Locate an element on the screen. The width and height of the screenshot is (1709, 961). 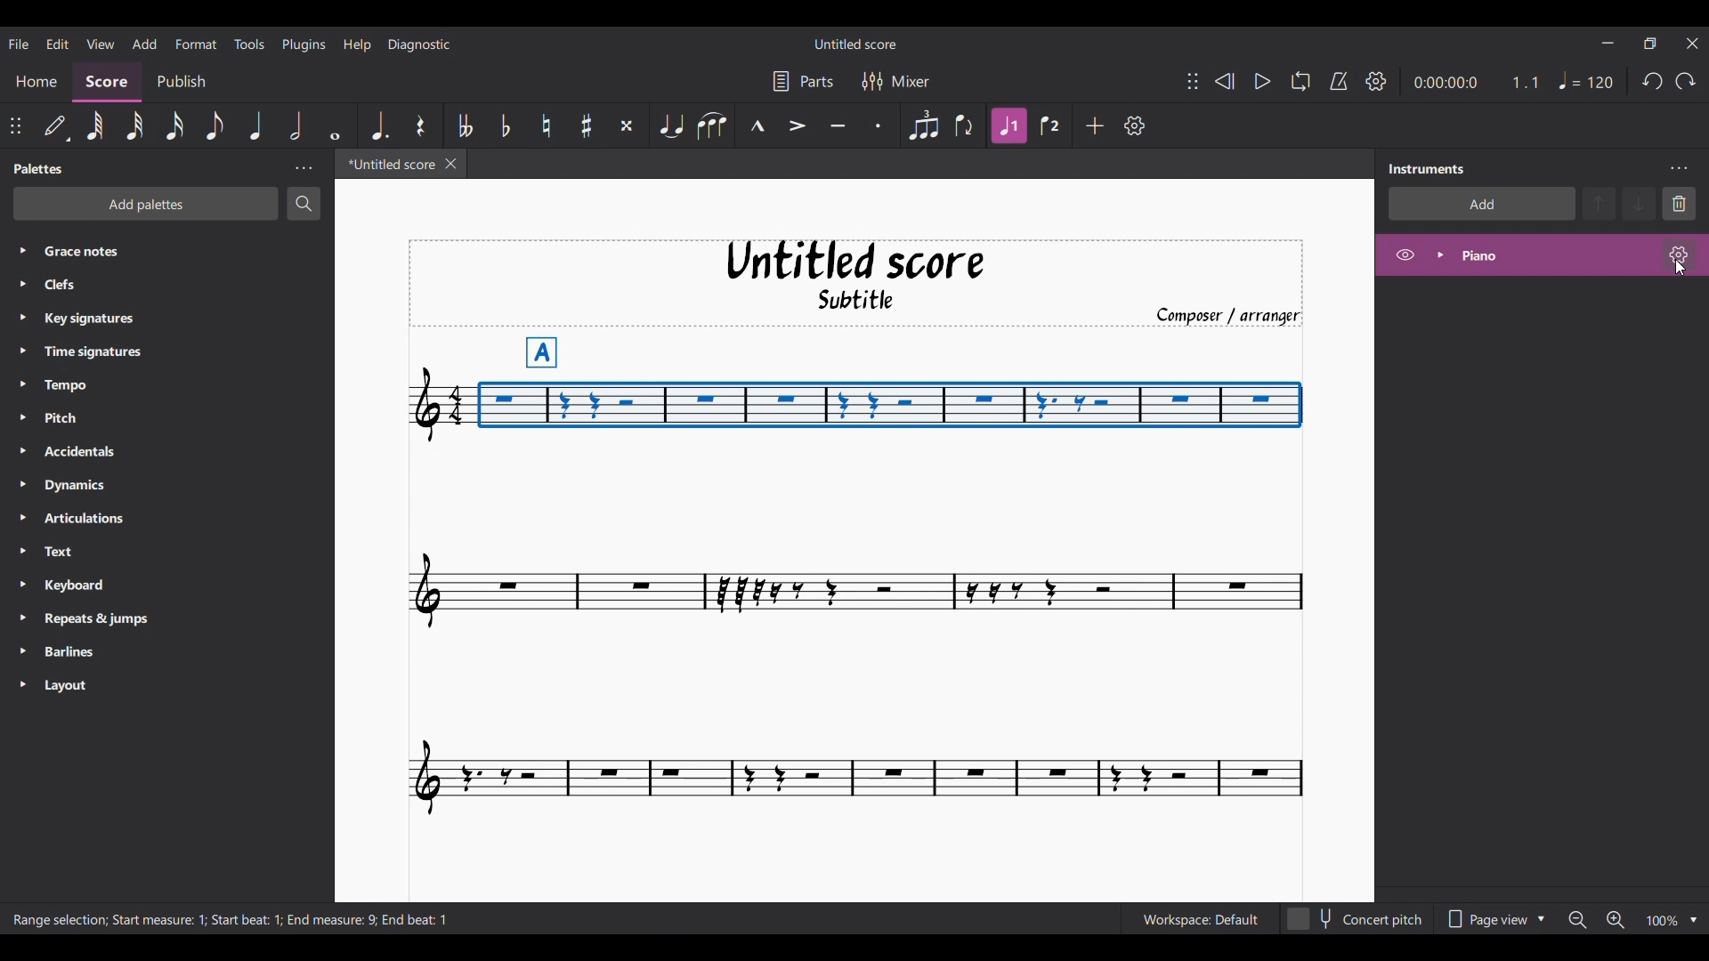
Voice 2 is located at coordinates (1049, 126).